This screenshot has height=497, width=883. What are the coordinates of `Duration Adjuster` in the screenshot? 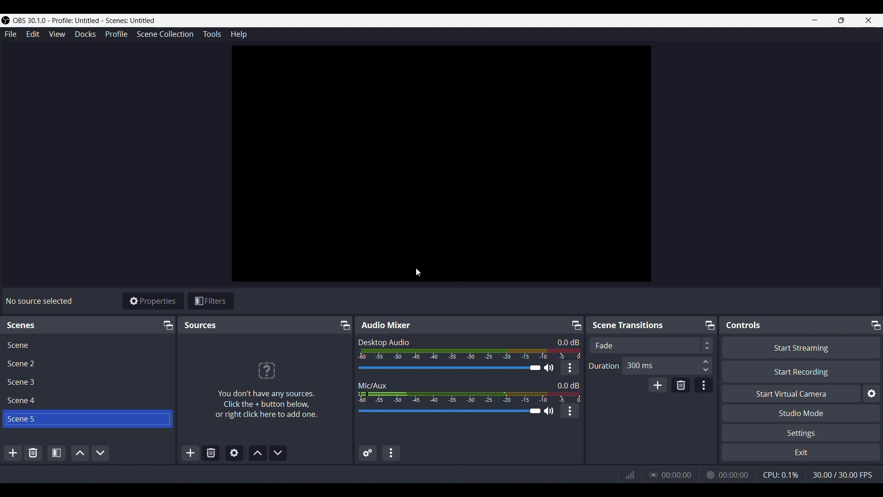 It's located at (603, 365).